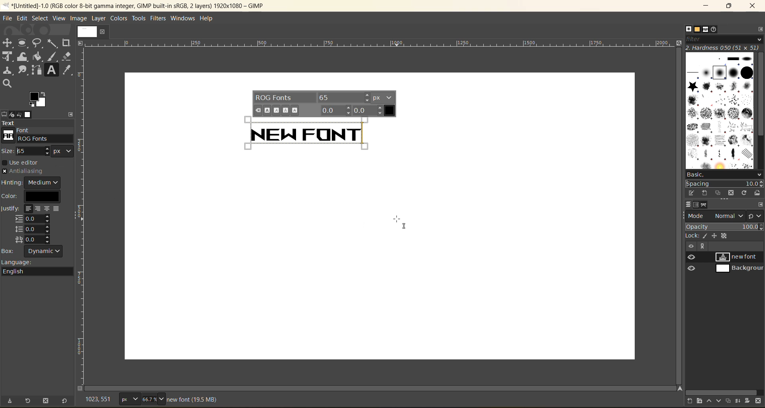  I want to click on delete this layer, so click(758, 401).